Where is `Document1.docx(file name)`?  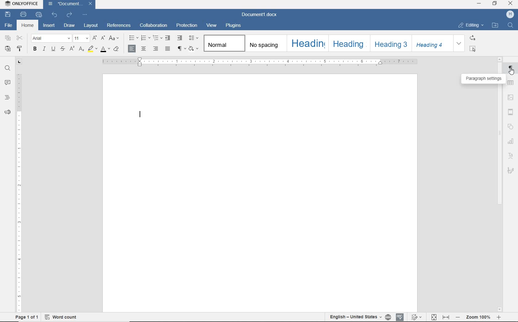 Document1.docx(file name) is located at coordinates (69, 4).